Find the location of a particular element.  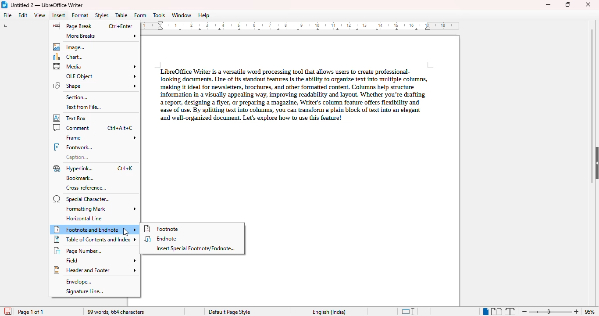

frame is located at coordinates (100, 137).